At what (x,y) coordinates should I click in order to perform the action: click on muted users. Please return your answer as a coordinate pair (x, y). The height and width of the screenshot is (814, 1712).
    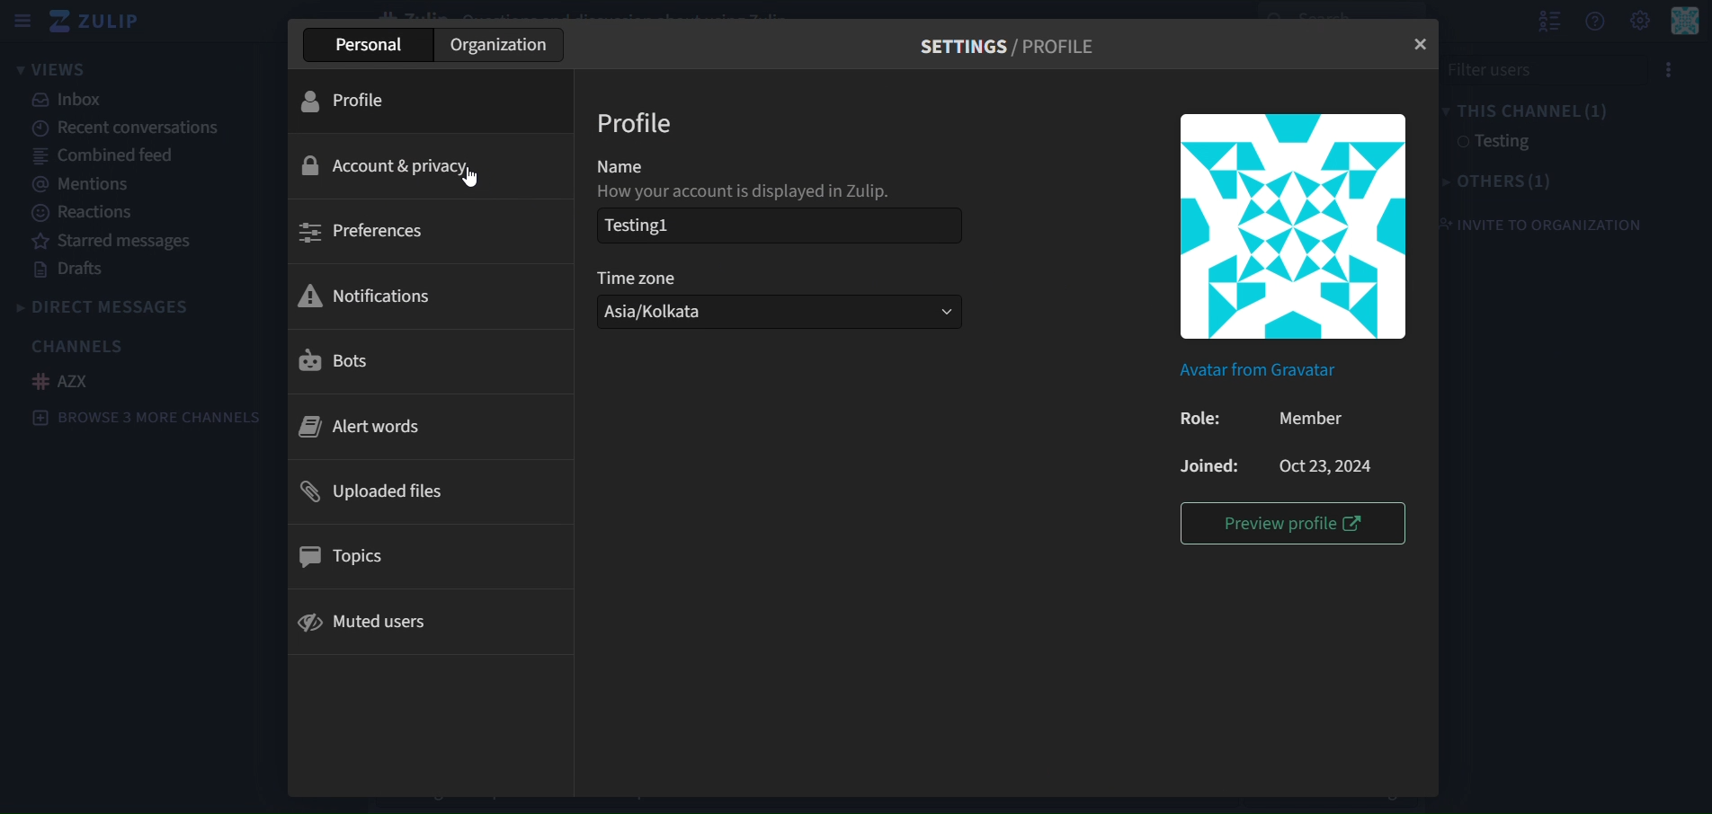
    Looking at the image, I should click on (366, 621).